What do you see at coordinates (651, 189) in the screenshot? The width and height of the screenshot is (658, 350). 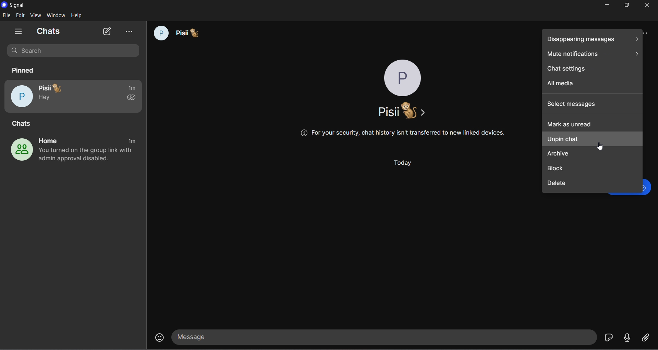 I see `text` at bounding box center [651, 189].